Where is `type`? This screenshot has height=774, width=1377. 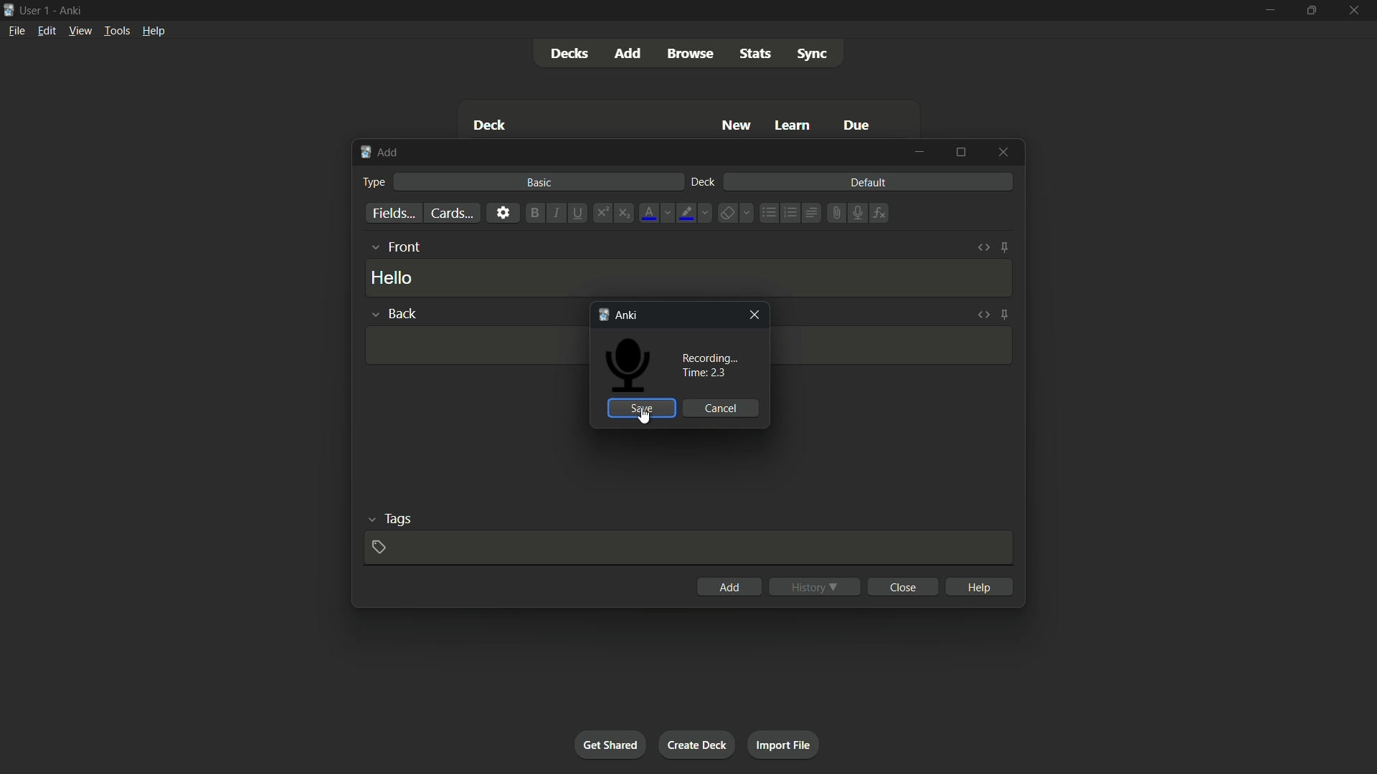
type is located at coordinates (374, 182).